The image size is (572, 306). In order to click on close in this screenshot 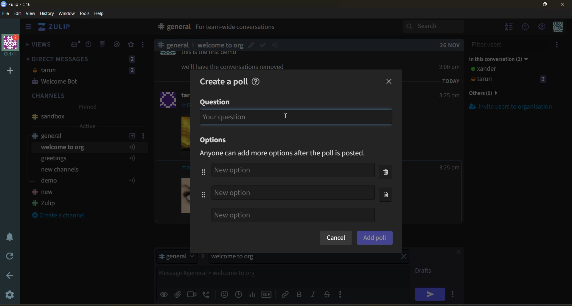, I will do `click(456, 253)`.